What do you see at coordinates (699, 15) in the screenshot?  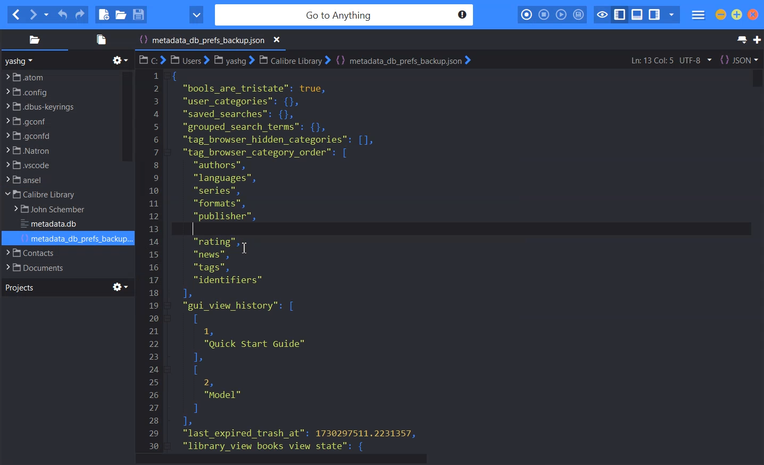 I see `Menu` at bounding box center [699, 15].